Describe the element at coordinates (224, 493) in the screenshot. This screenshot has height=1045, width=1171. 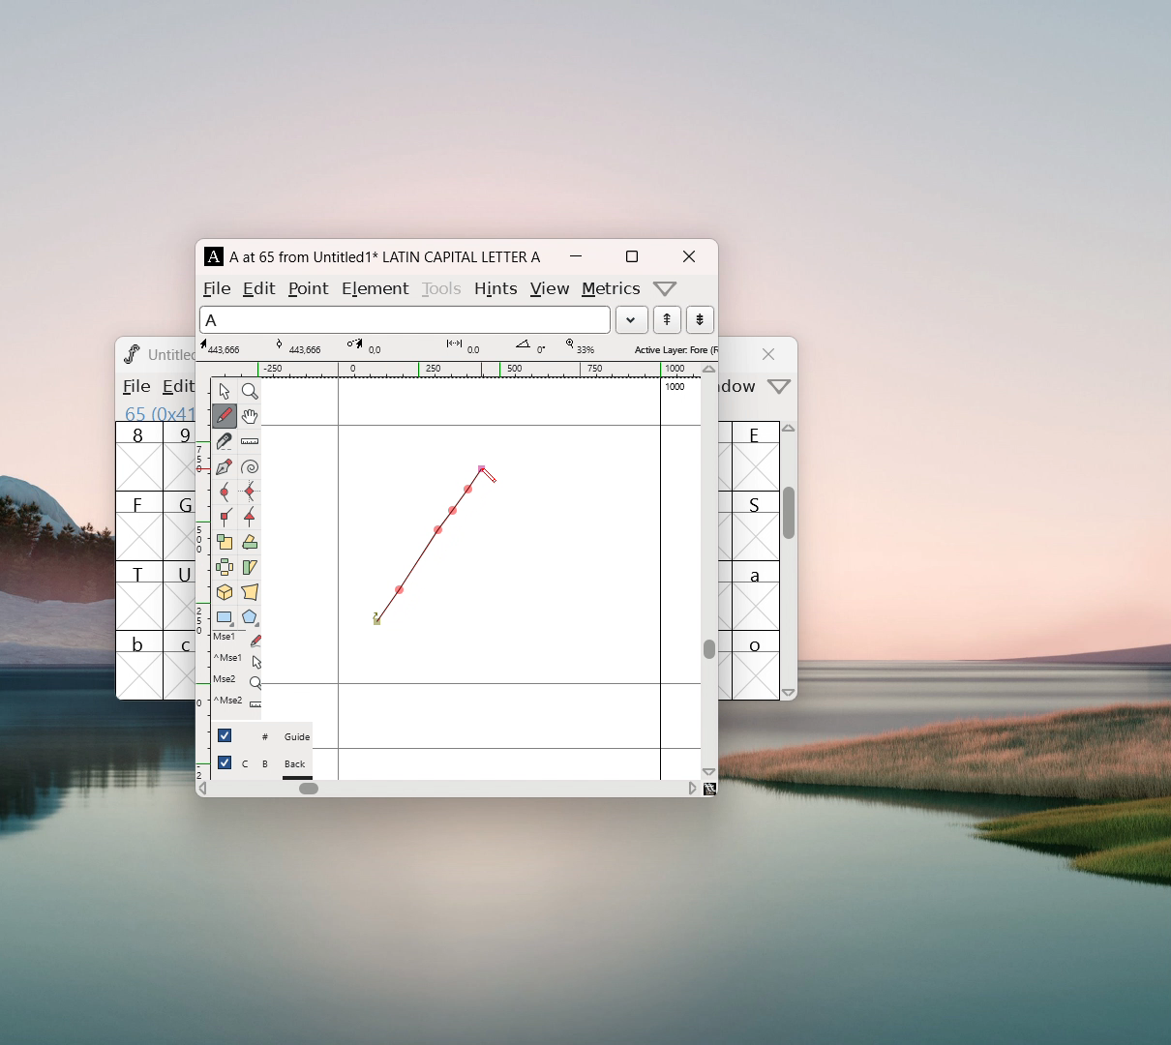
I see `add a curve point` at that location.